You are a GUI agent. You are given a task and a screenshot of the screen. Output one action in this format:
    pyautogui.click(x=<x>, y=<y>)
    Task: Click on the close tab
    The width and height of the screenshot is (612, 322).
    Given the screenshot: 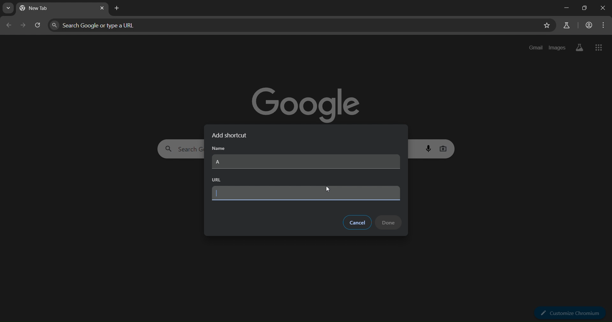 What is the action you would take?
    pyautogui.click(x=103, y=9)
    